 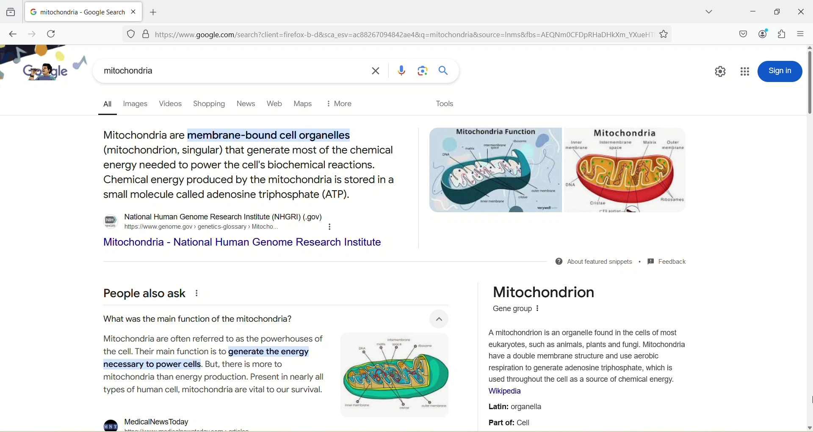 I want to click on reload current page, so click(x=51, y=34).